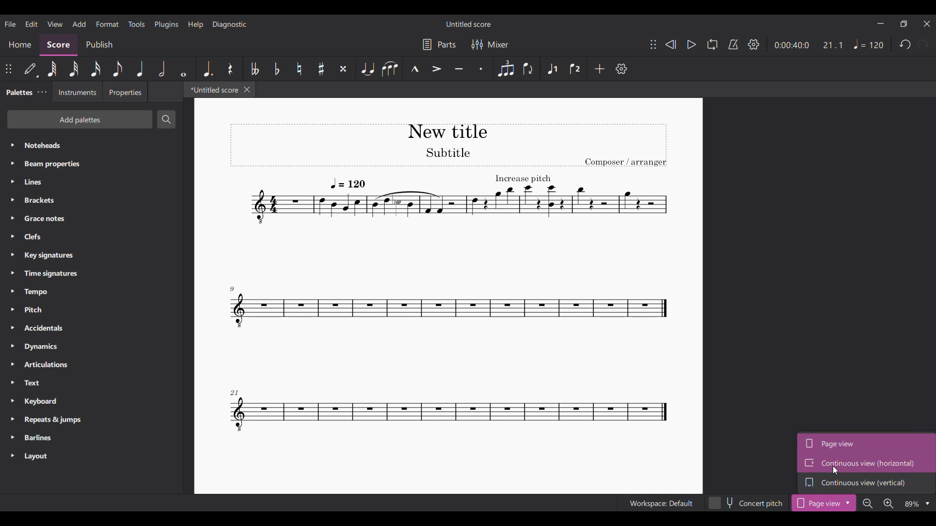 The width and height of the screenshot is (936, 526). Describe the element at coordinates (212, 90) in the screenshot. I see `*Untitled score, current tab` at that location.